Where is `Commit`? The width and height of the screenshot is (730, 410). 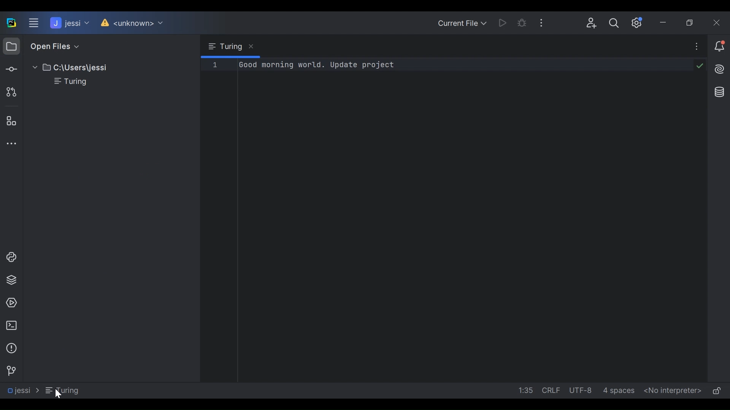 Commit is located at coordinates (11, 68).